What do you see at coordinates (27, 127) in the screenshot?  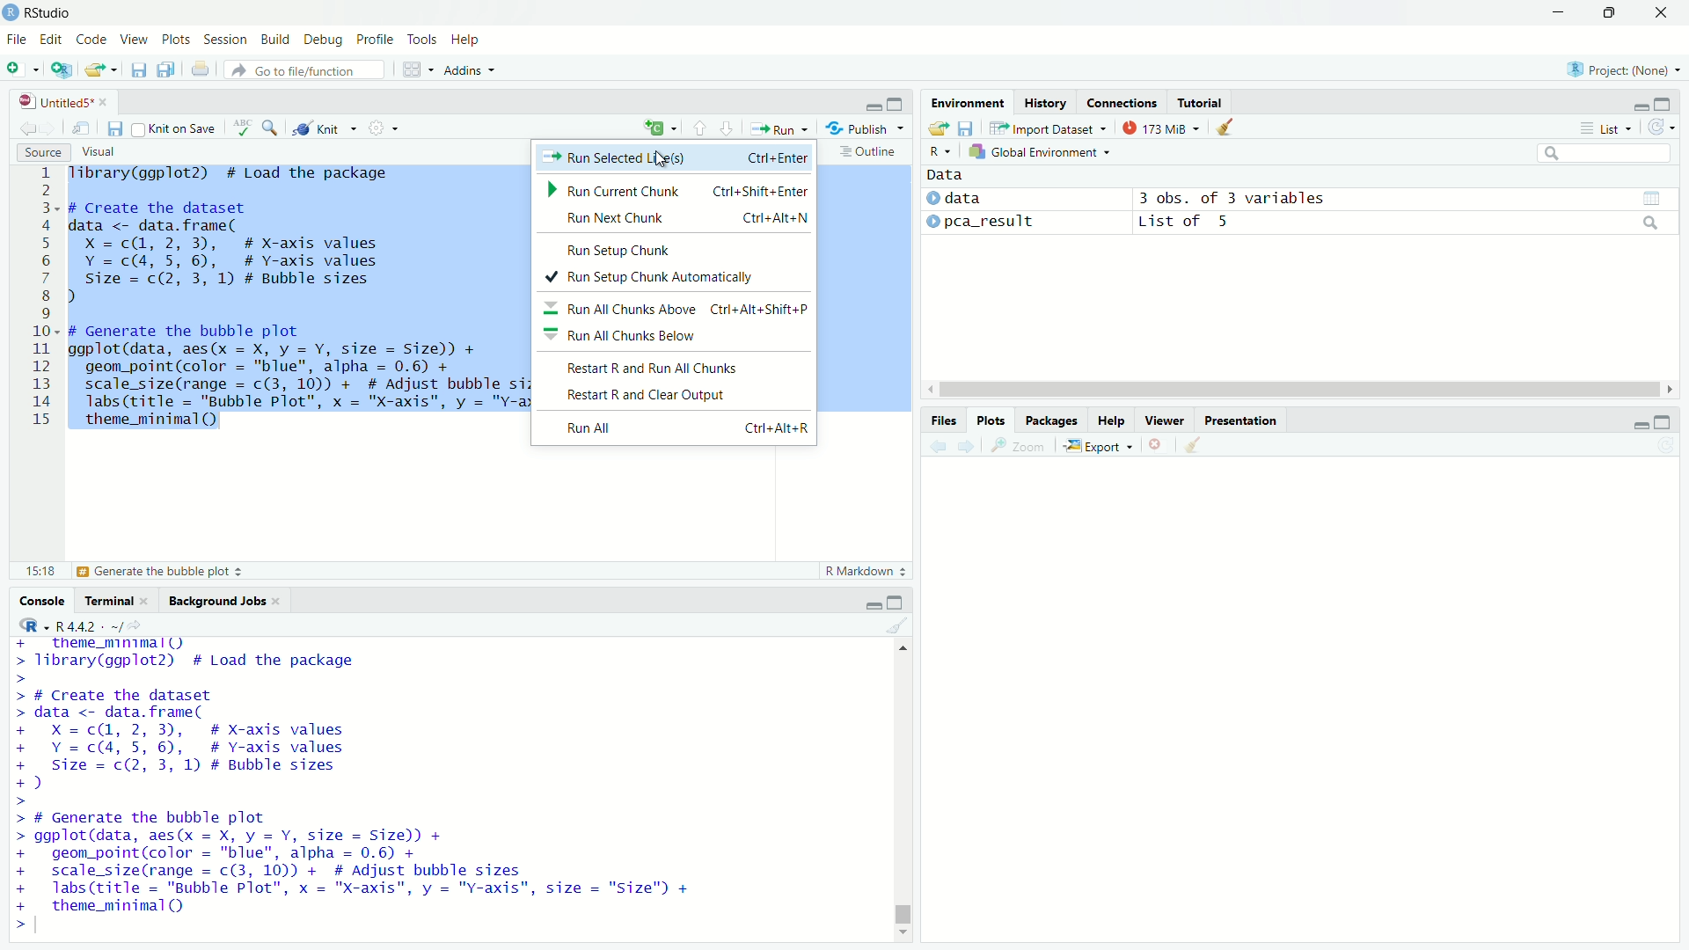 I see `go back` at bounding box center [27, 127].